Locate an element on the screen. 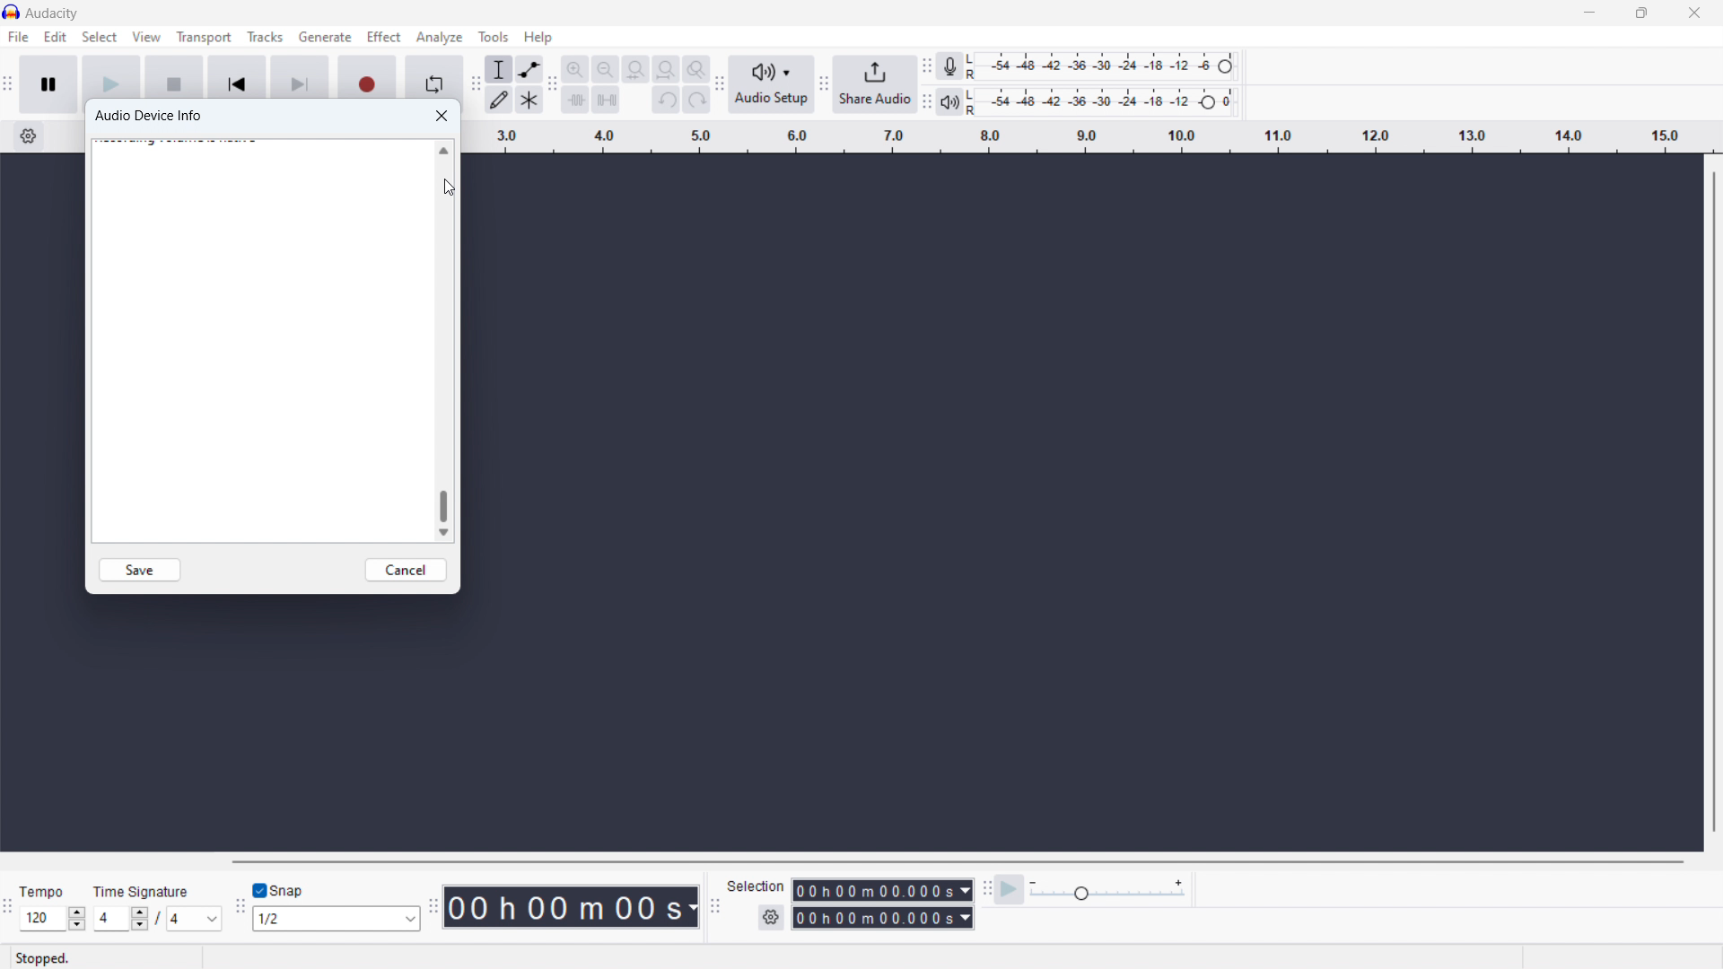 The height and width of the screenshot is (969, 1723). end time is located at coordinates (882, 917).